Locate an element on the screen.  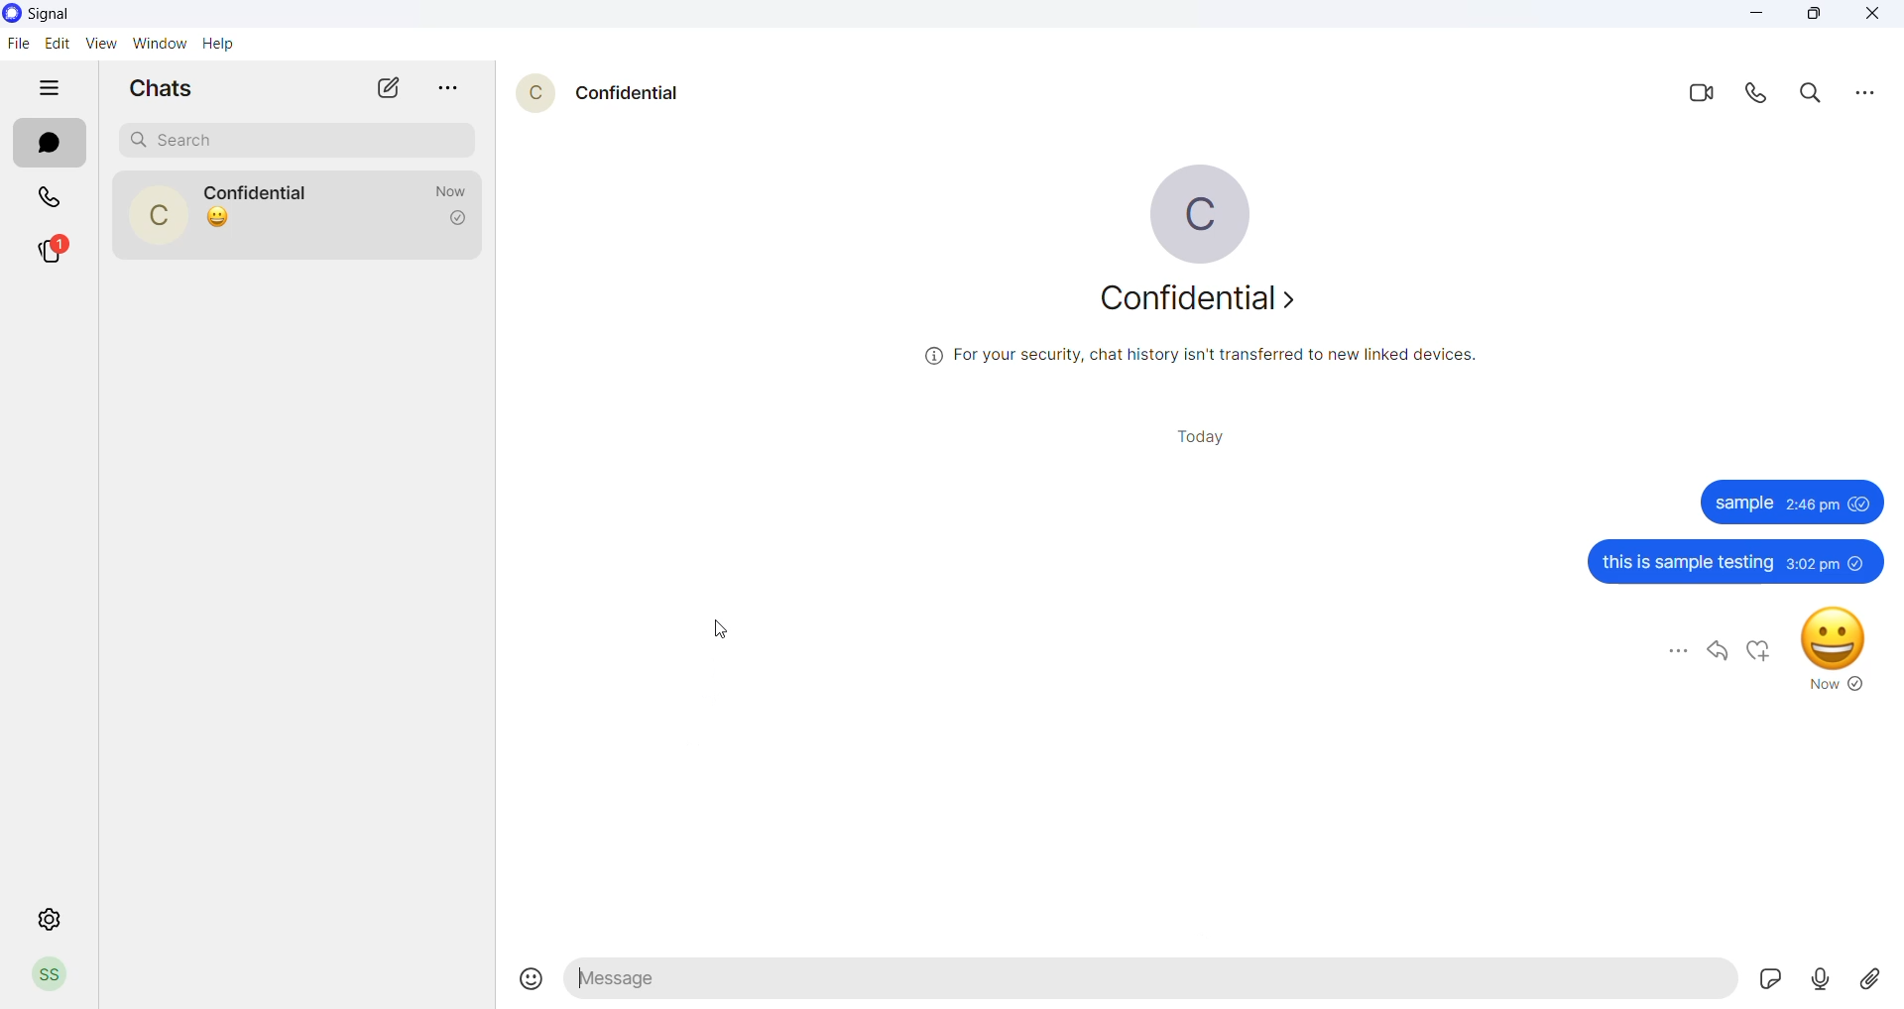
3:02 pm is located at coordinates (1812, 563).